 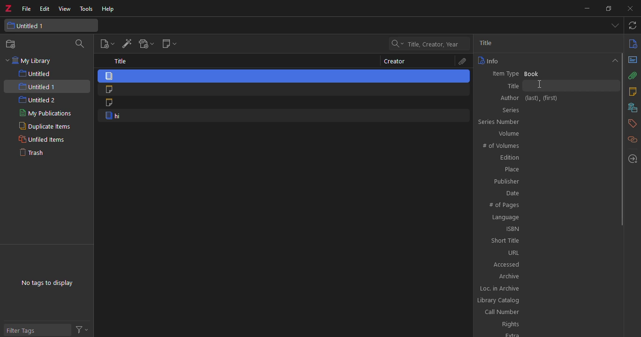 What do you see at coordinates (41, 127) in the screenshot?
I see `duplicate items` at bounding box center [41, 127].